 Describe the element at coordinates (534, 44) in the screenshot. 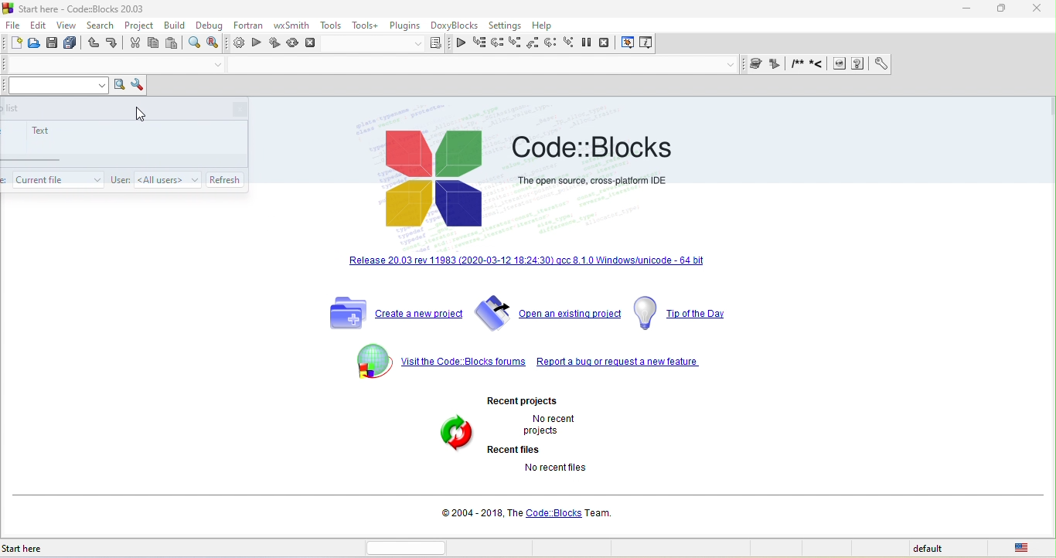

I see `step out` at that location.